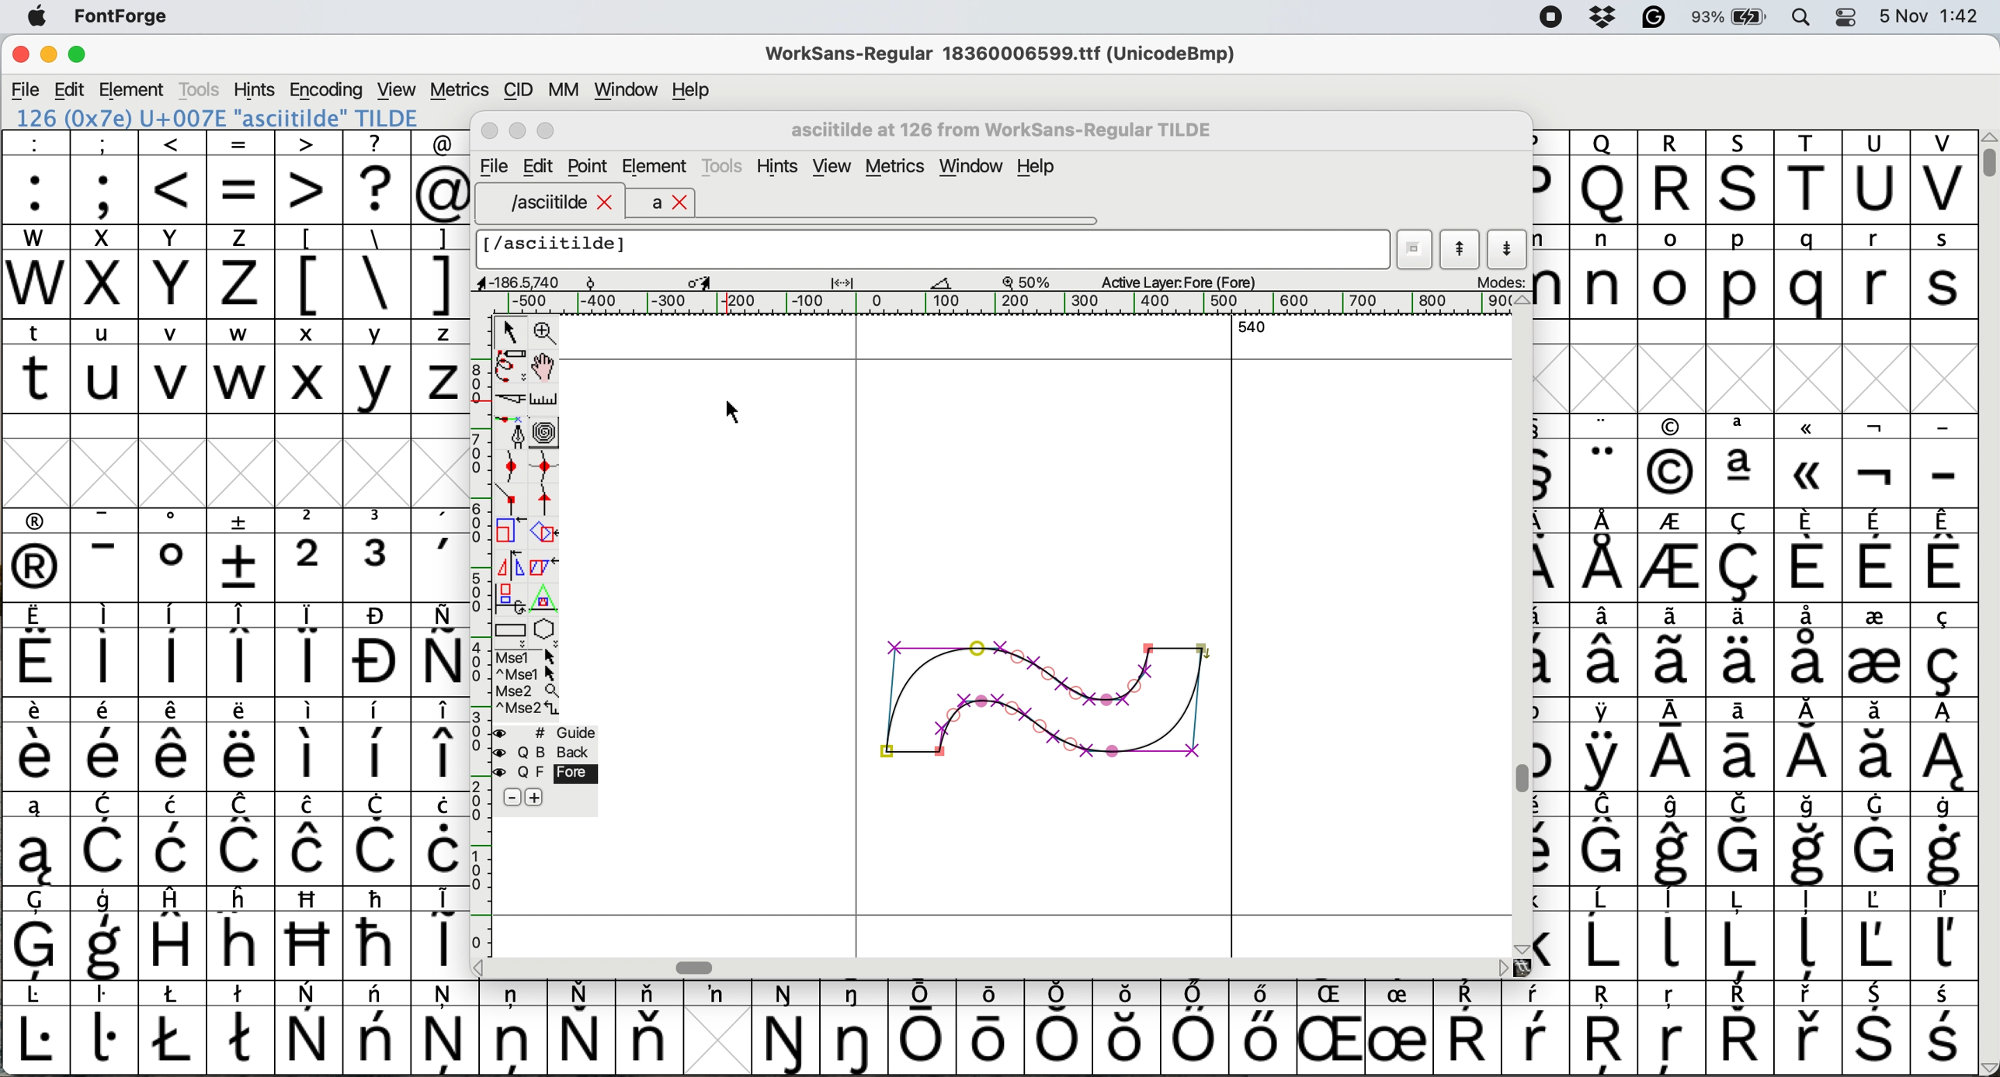  Describe the element at coordinates (519, 131) in the screenshot. I see `Minimise` at that location.